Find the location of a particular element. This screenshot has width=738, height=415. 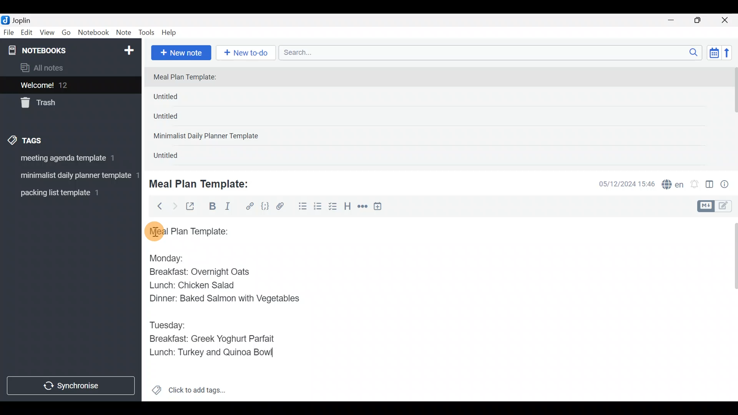

Tag 2 is located at coordinates (70, 176).